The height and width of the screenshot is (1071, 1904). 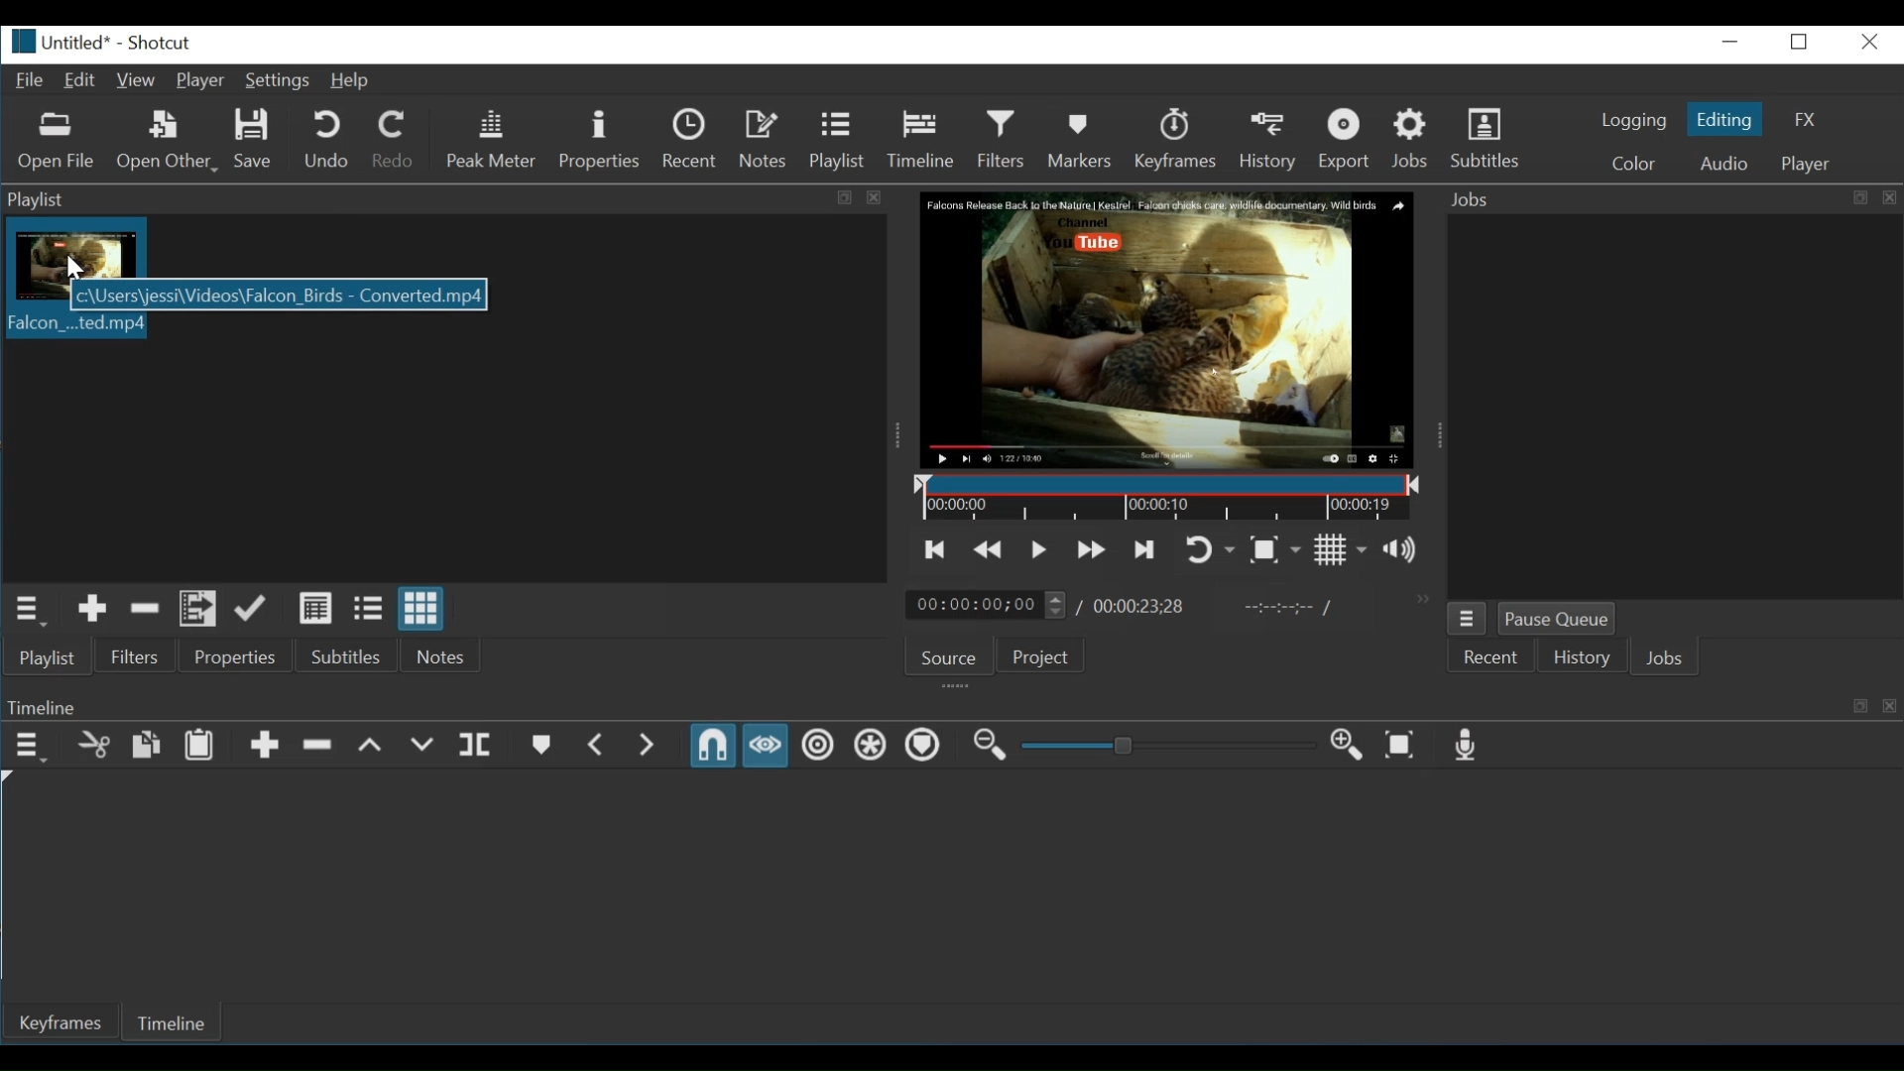 What do you see at coordinates (136, 656) in the screenshot?
I see `Filters` at bounding box center [136, 656].